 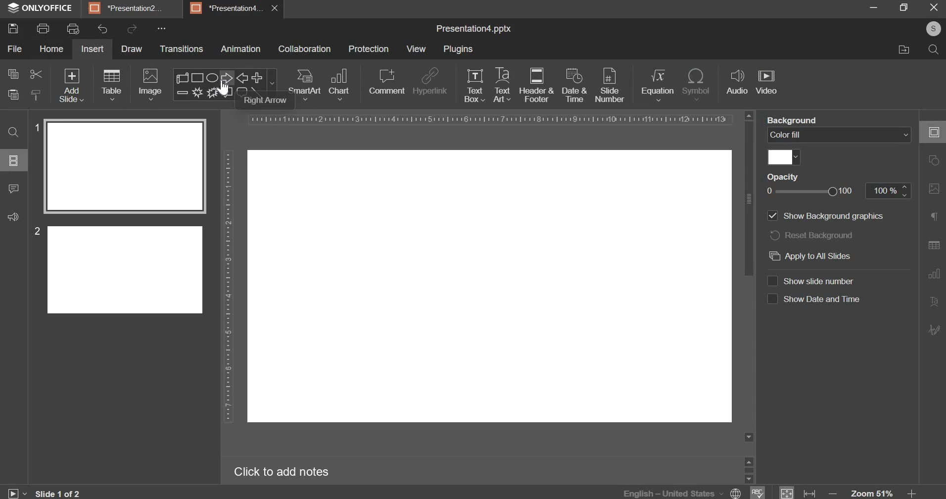 I want to click on CO Show Date and, so click(x=825, y=282).